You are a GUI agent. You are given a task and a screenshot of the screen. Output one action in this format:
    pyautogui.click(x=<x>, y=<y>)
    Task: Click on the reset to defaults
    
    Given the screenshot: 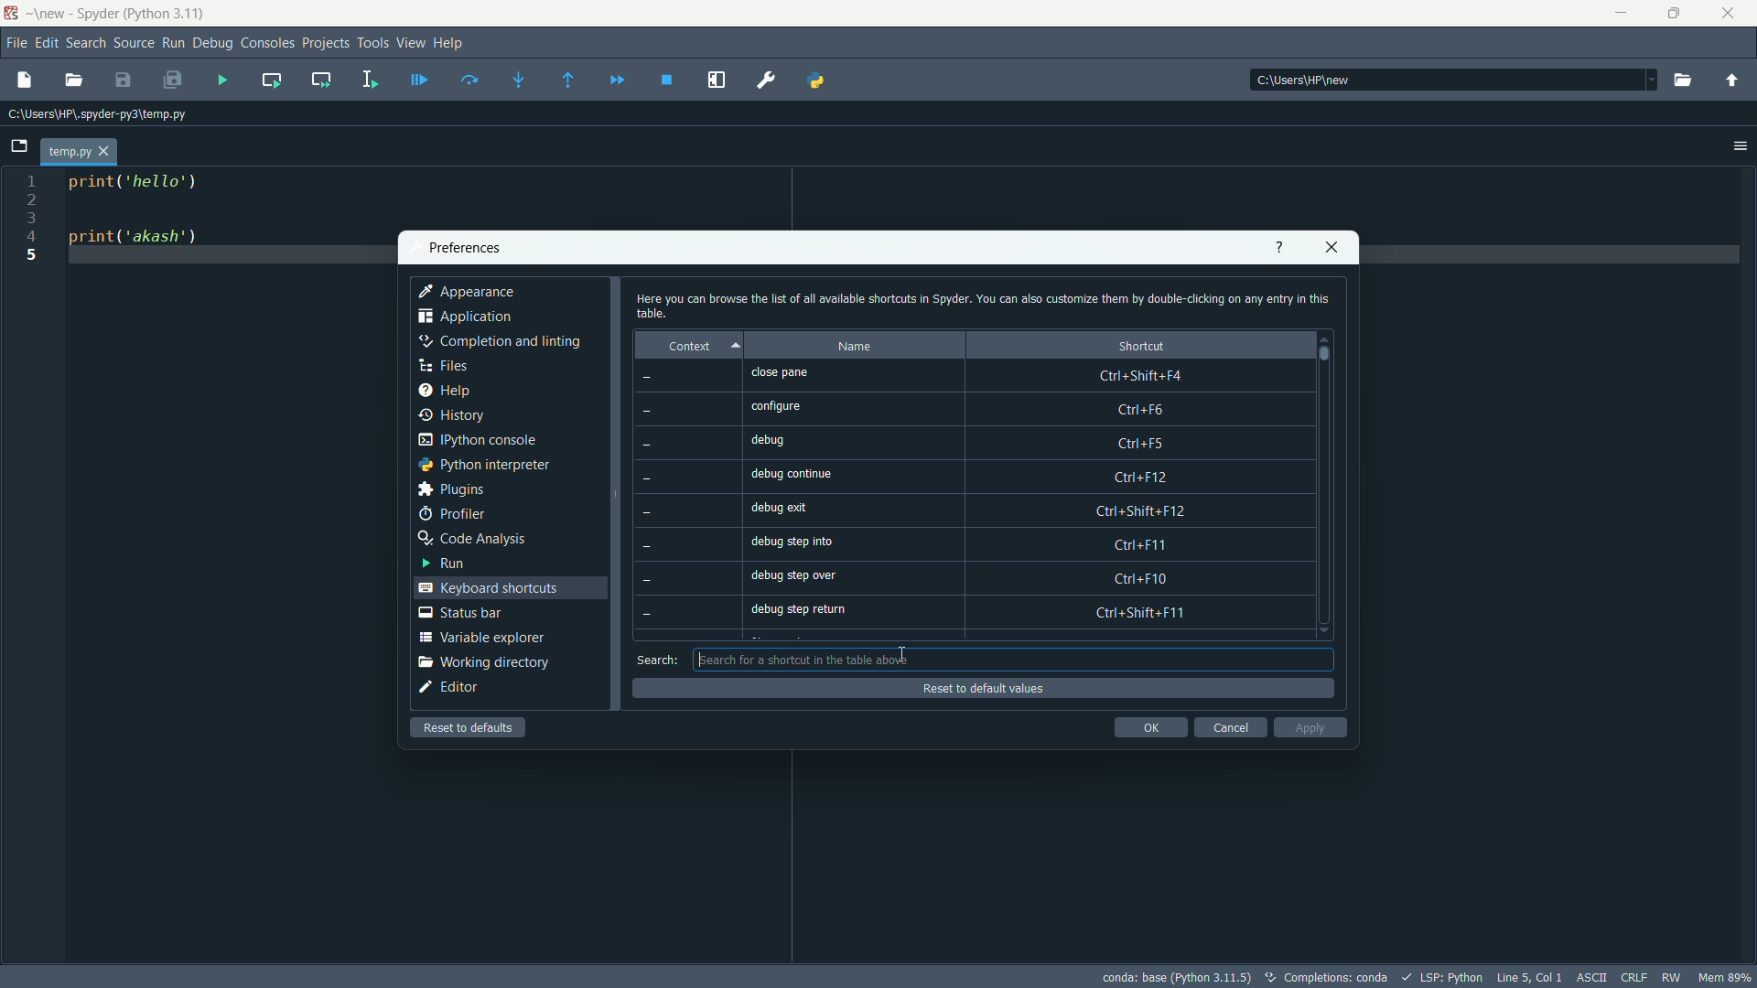 What is the action you would take?
    pyautogui.click(x=469, y=727)
    